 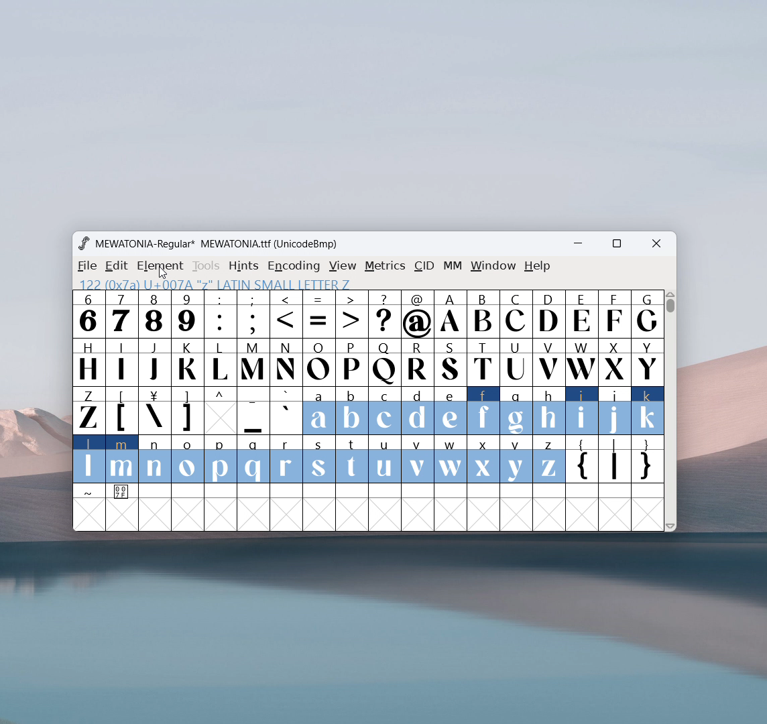 I want to click on K, so click(x=188, y=362).